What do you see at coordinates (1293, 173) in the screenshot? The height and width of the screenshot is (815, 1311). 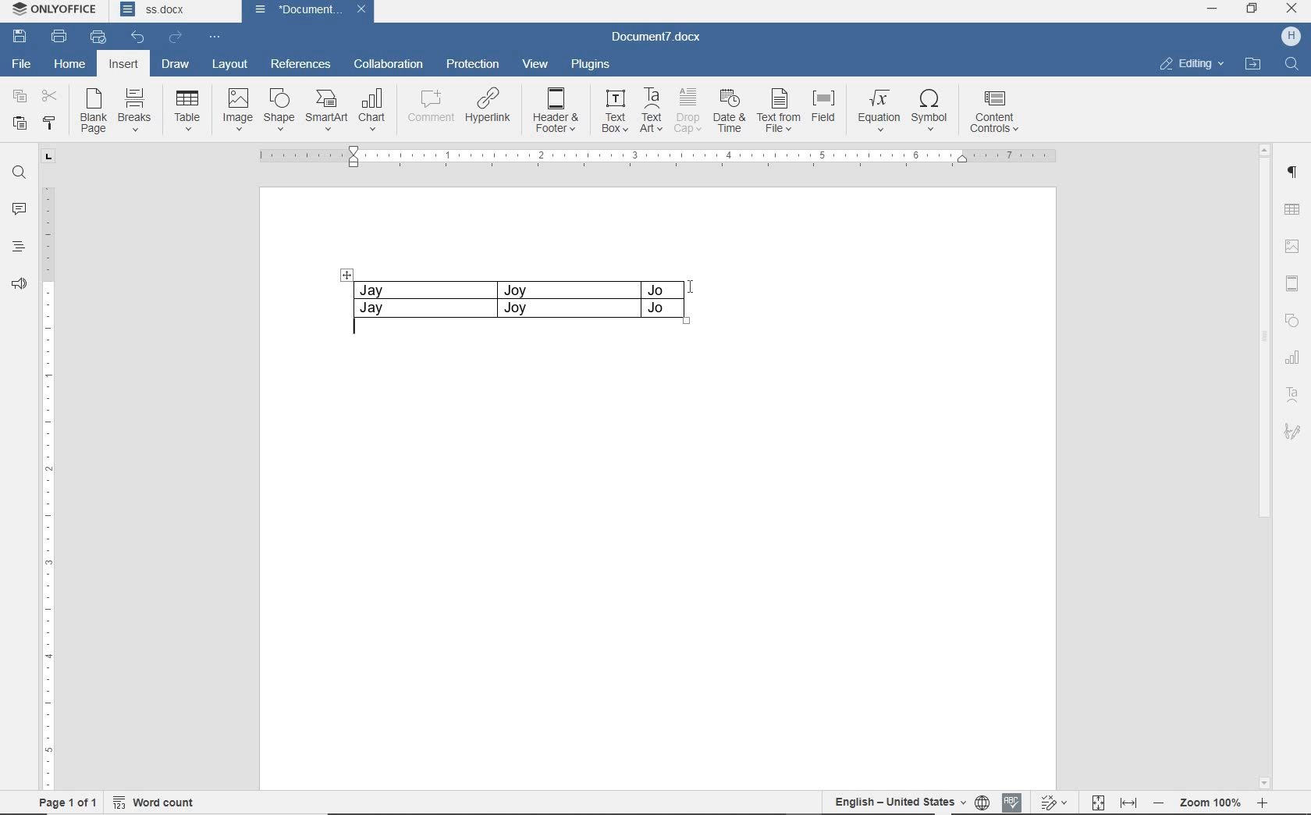 I see `PARAGRAPH SETTINGS` at bounding box center [1293, 173].